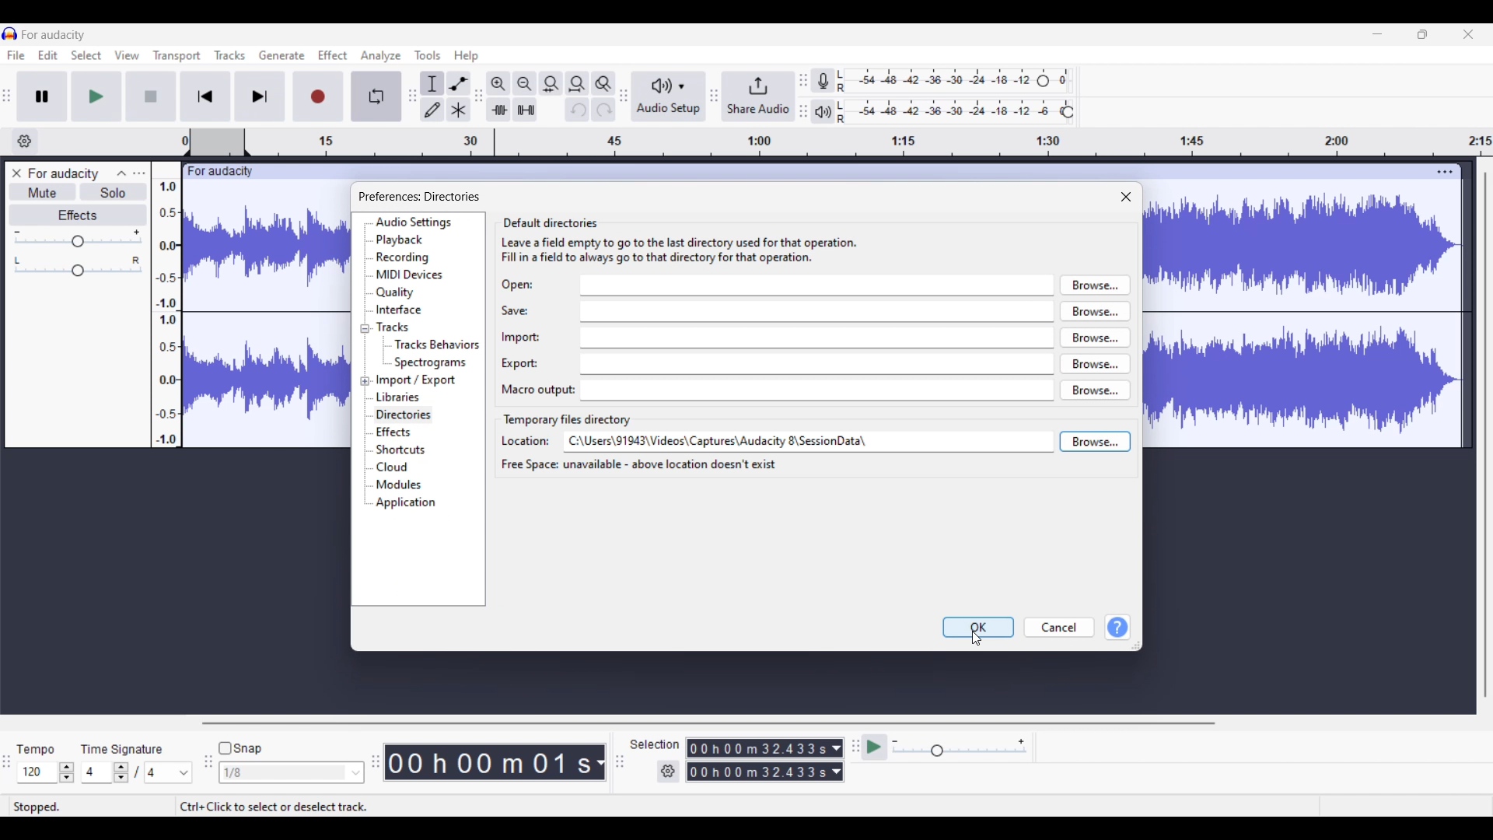  What do you see at coordinates (121, 174) in the screenshot?
I see `Collapse ` at bounding box center [121, 174].